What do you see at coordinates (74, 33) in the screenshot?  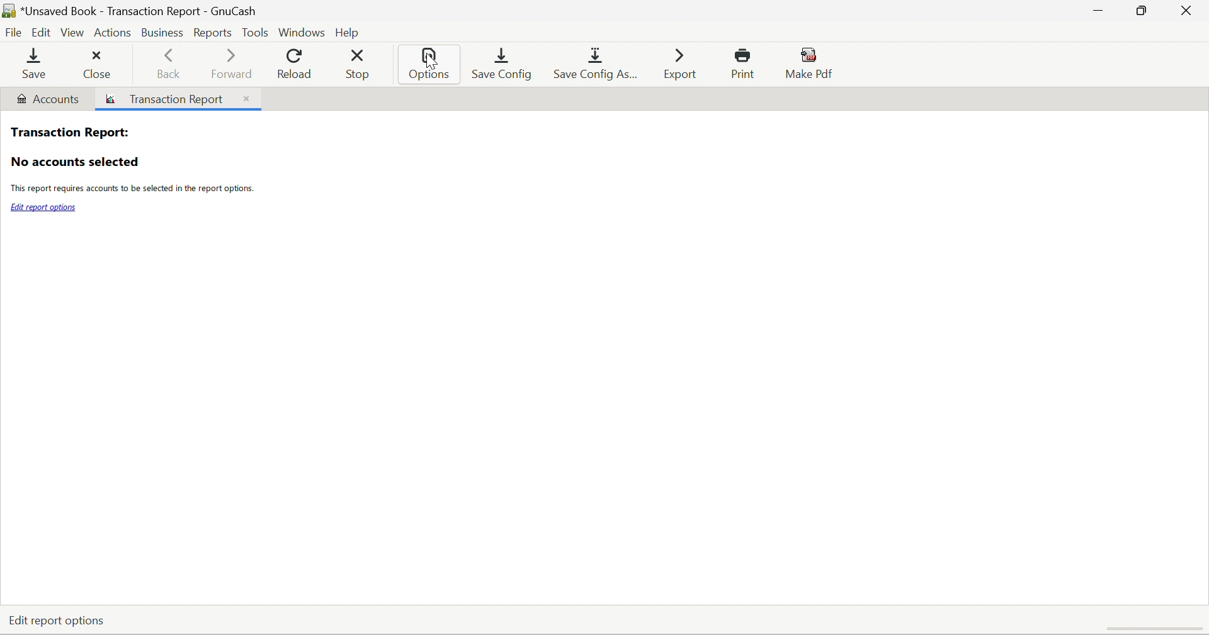 I see `View` at bounding box center [74, 33].